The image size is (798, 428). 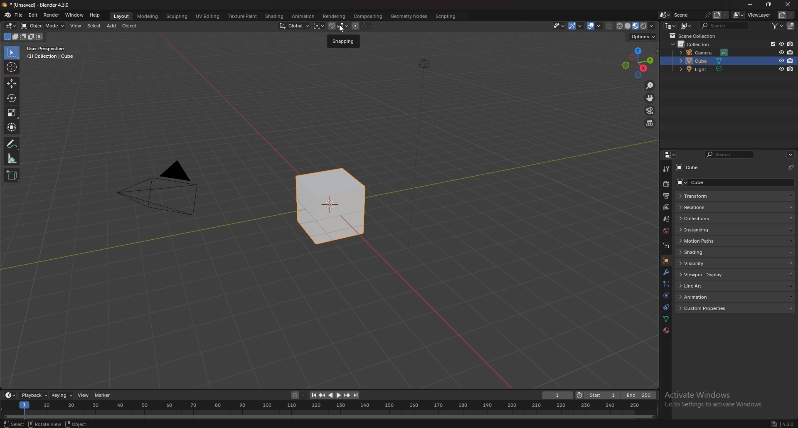 What do you see at coordinates (558, 395) in the screenshot?
I see `current frame` at bounding box center [558, 395].